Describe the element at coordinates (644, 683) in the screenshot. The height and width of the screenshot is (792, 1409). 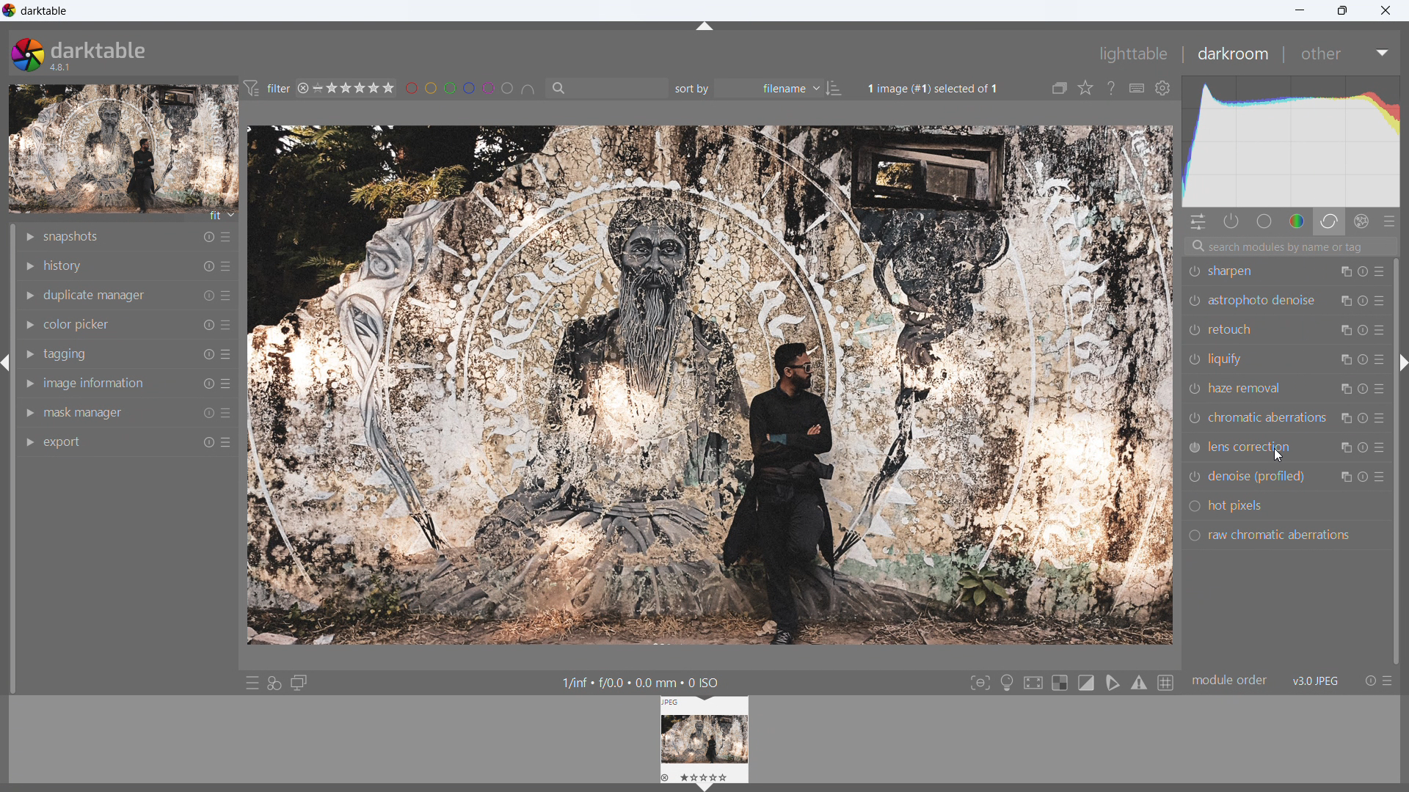
I see `1/inf + £/0.0 + 0.0 mm + 0 ISO` at that location.